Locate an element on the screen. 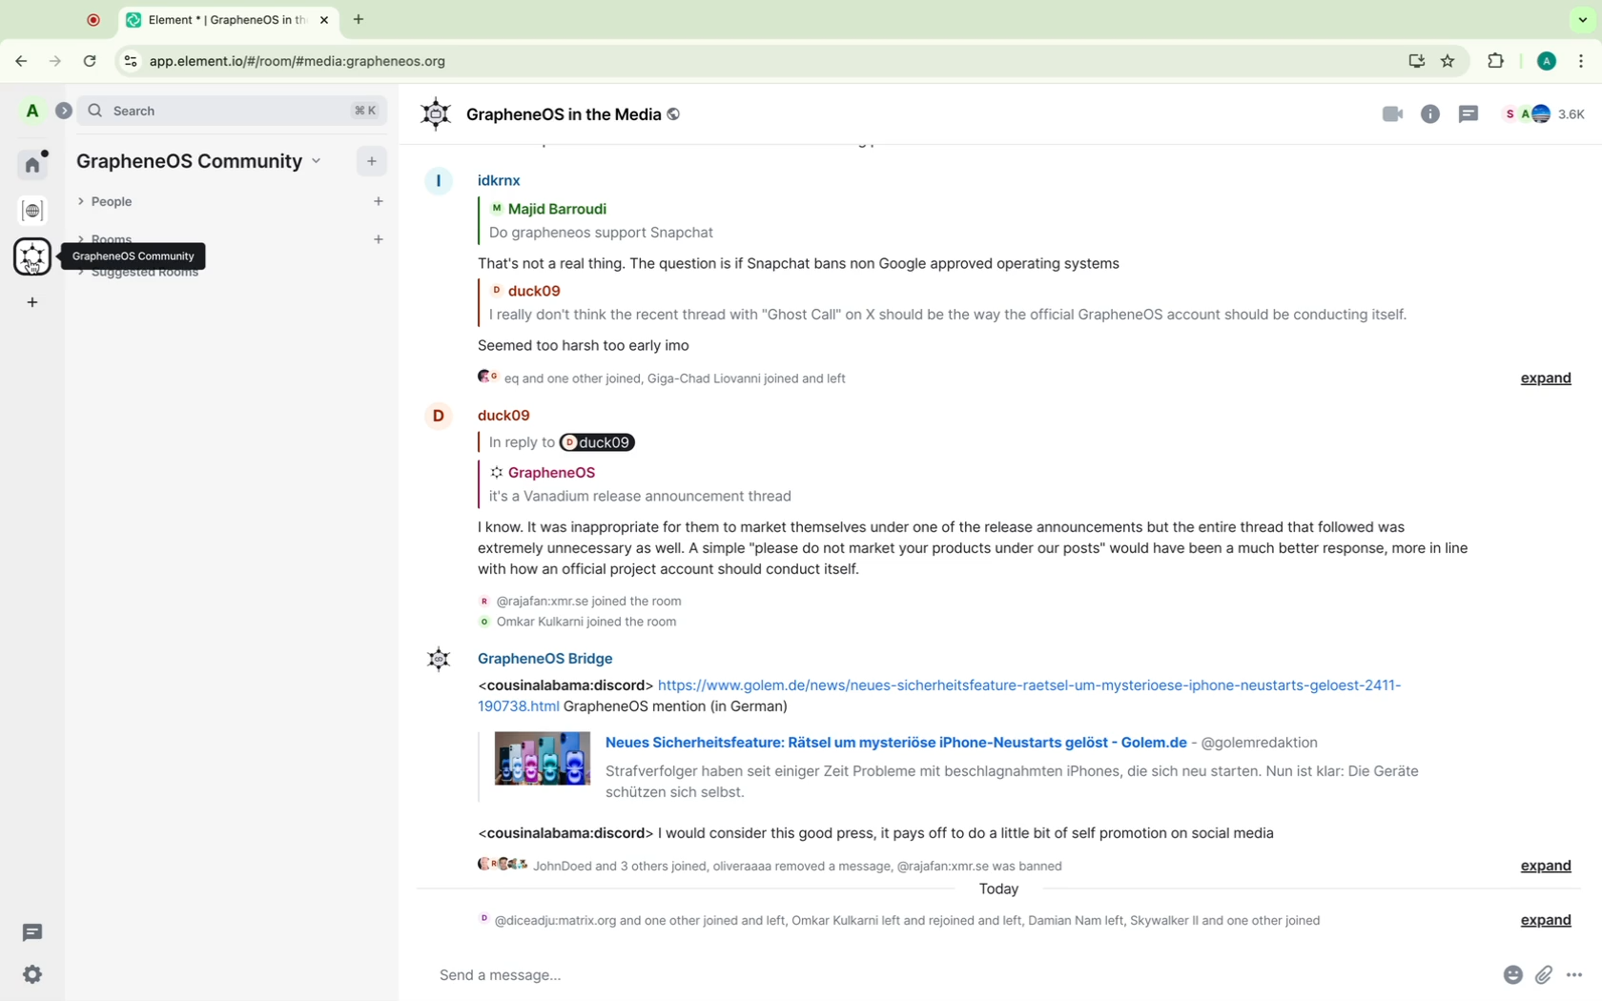 The image size is (1602, 1001). @diceadju:matrix.org and one other joined and left, omar kulkarni left and rejoined and left, damien nam left, skywalker II and one other joined is located at coordinates (894, 918).